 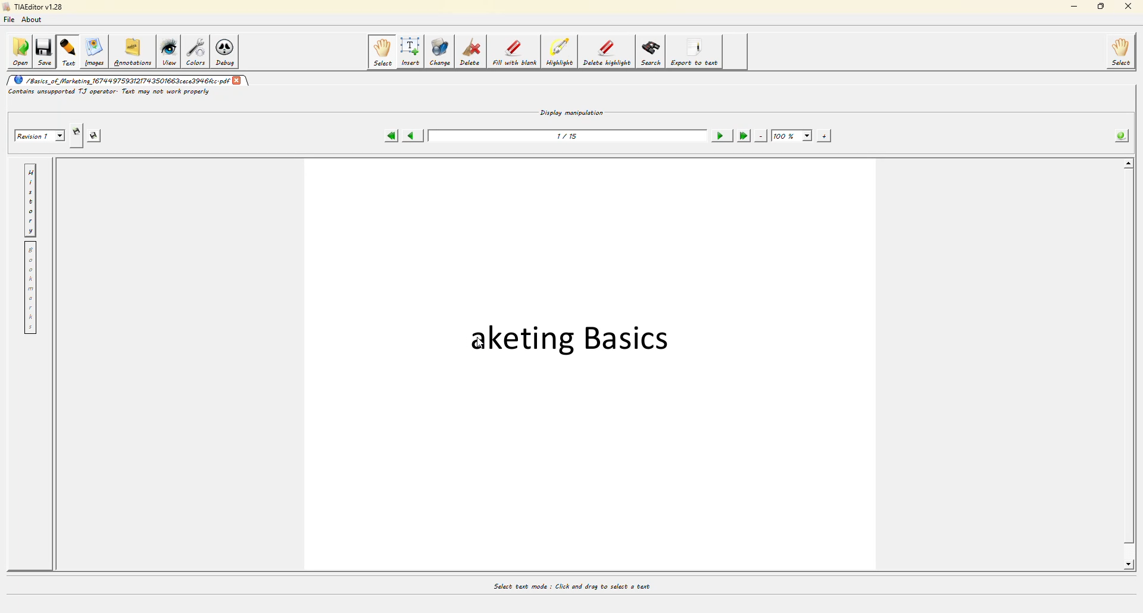 I want to click on 100%, so click(x=791, y=135).